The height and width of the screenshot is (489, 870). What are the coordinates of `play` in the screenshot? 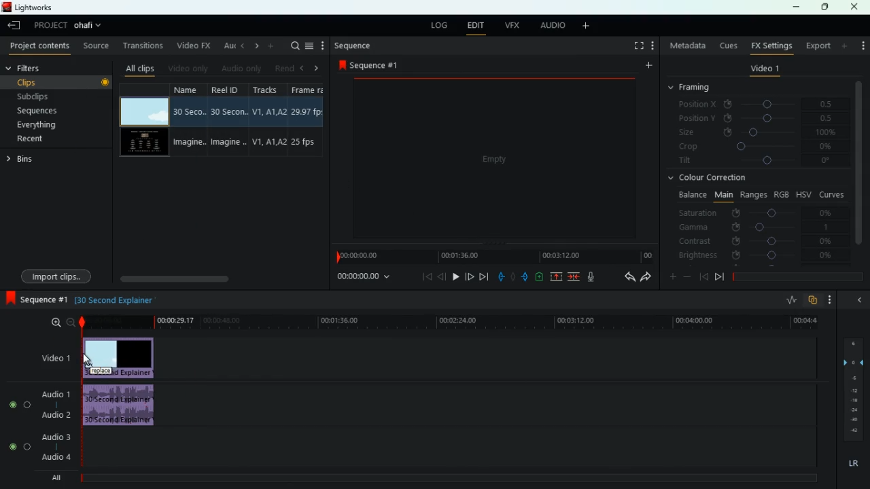 It's located at (453, 276).